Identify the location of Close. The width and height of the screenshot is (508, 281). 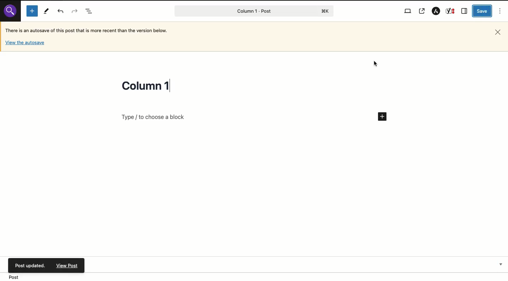
(497, 32).